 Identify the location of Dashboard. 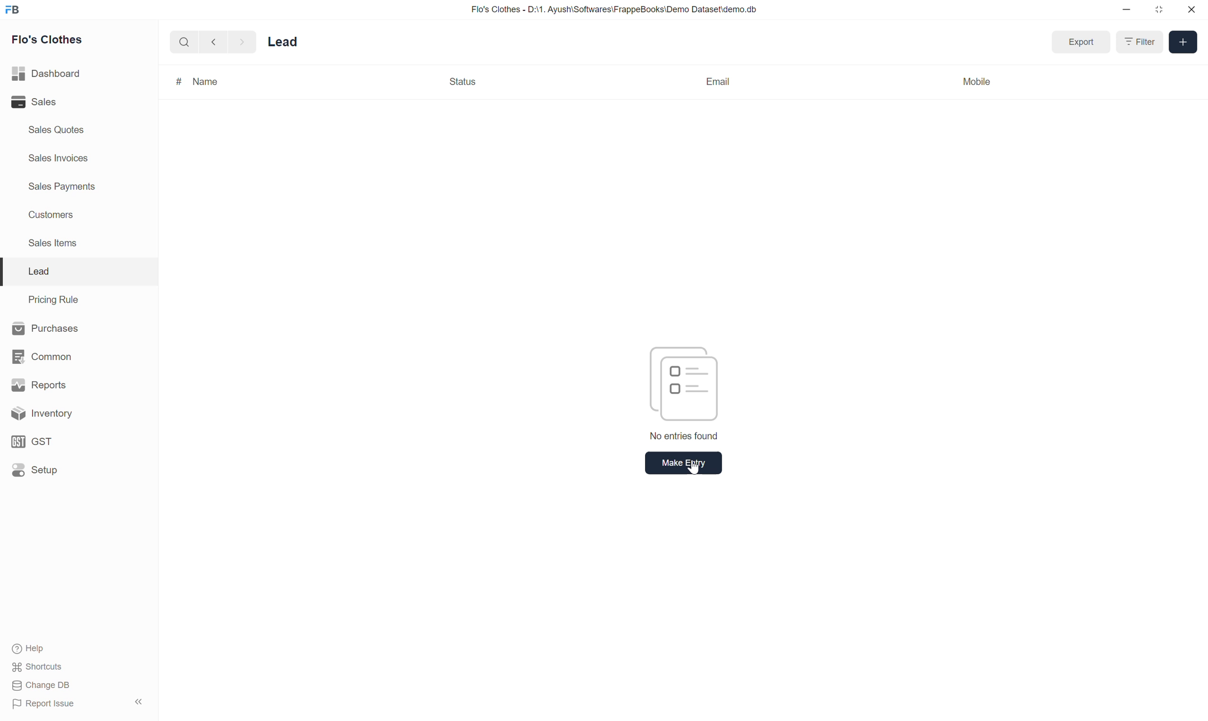
(46, 75).